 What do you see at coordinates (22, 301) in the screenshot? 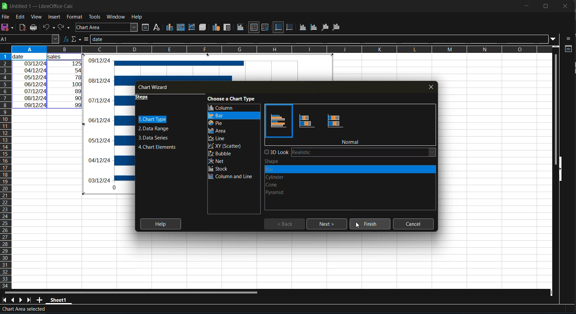
I see `scroll to next sheet` at bounding box center [22, 301].